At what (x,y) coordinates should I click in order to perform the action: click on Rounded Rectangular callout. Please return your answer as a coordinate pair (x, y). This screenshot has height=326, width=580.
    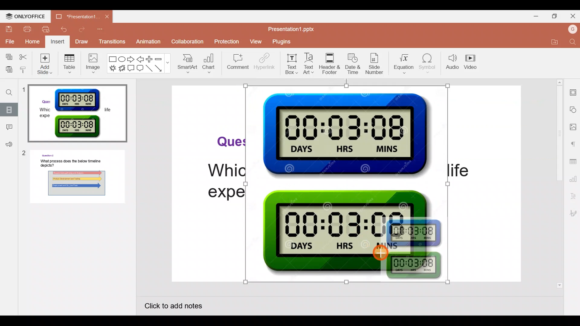
    Looking at the image, I should click on (141, 69).